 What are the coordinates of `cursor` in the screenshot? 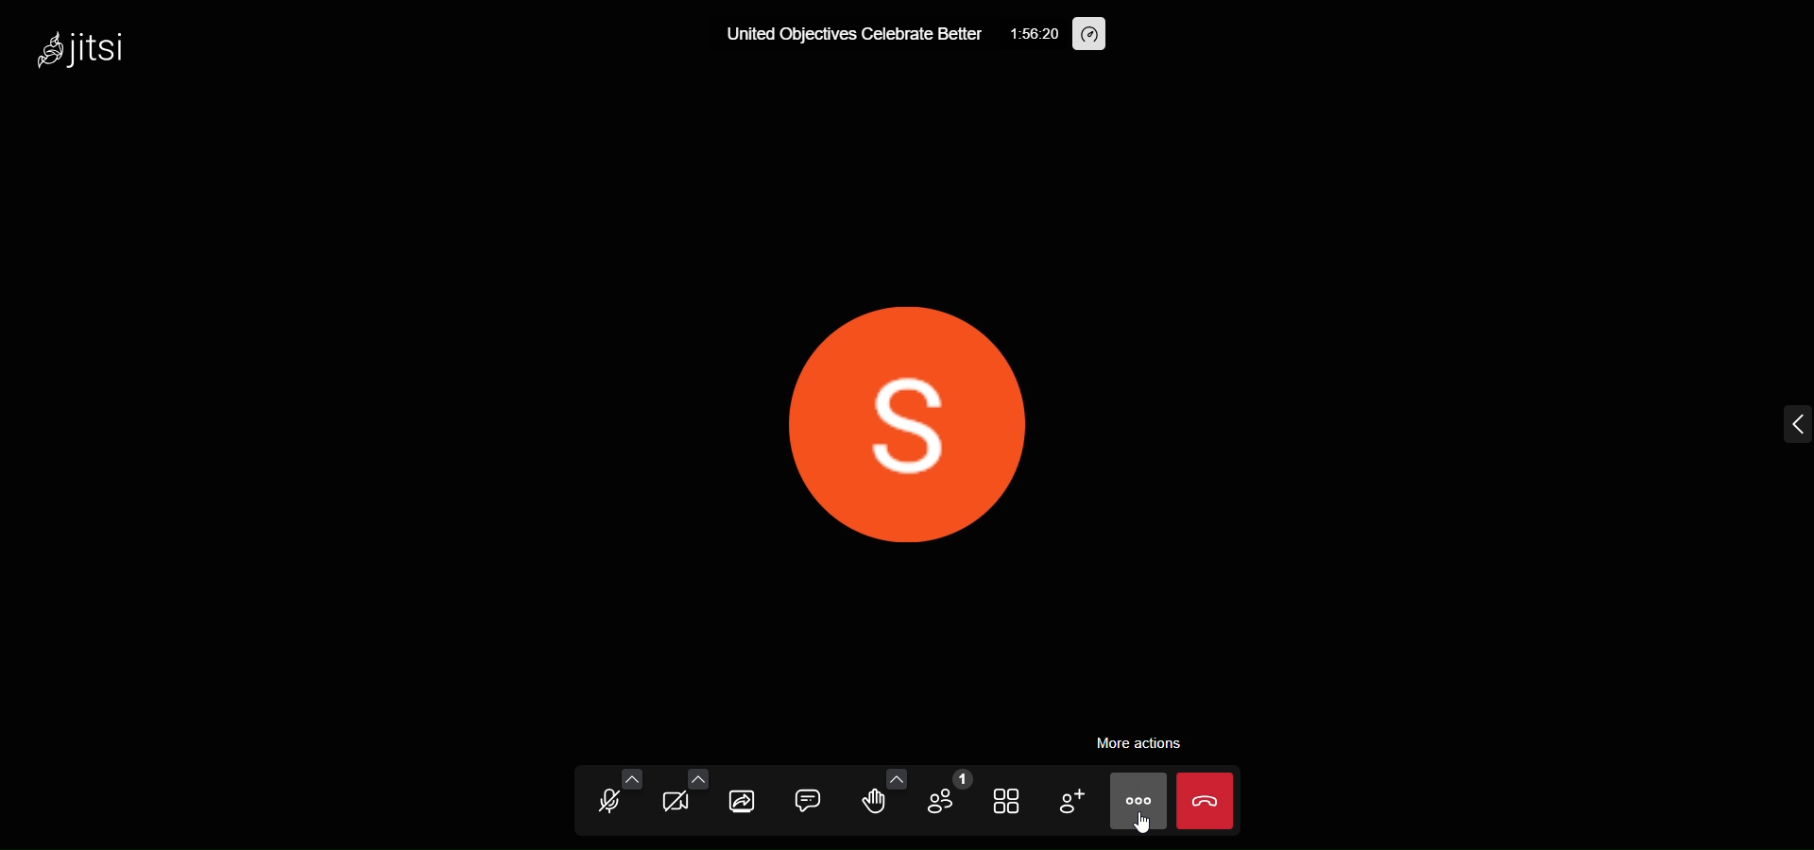 It's located at (1150, 828).